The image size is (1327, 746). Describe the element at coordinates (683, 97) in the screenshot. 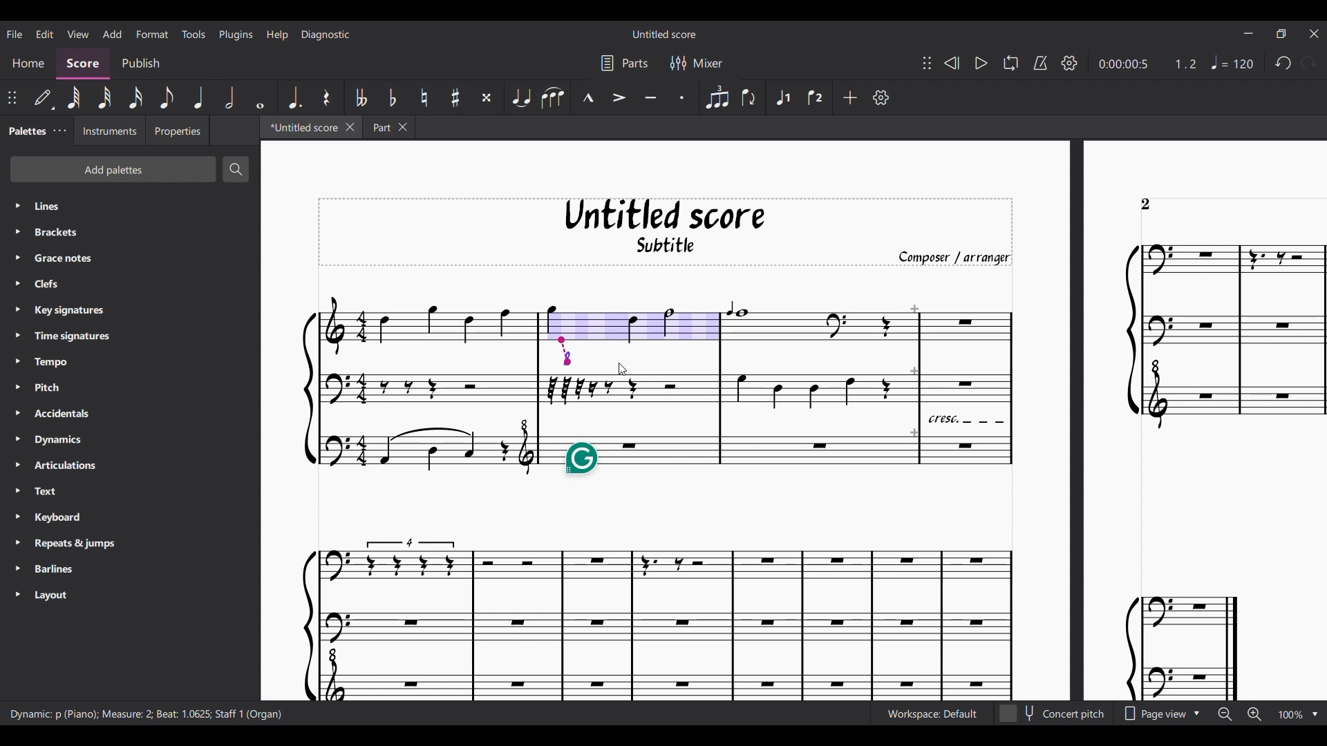

I see `Staccato` at that location.